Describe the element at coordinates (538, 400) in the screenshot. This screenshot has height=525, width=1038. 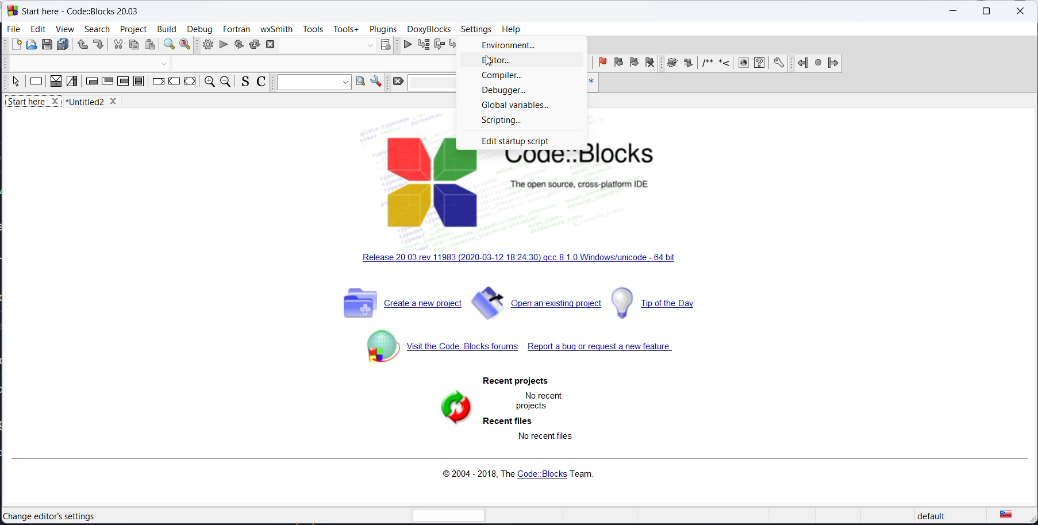
I see `No recent projects` at that location.